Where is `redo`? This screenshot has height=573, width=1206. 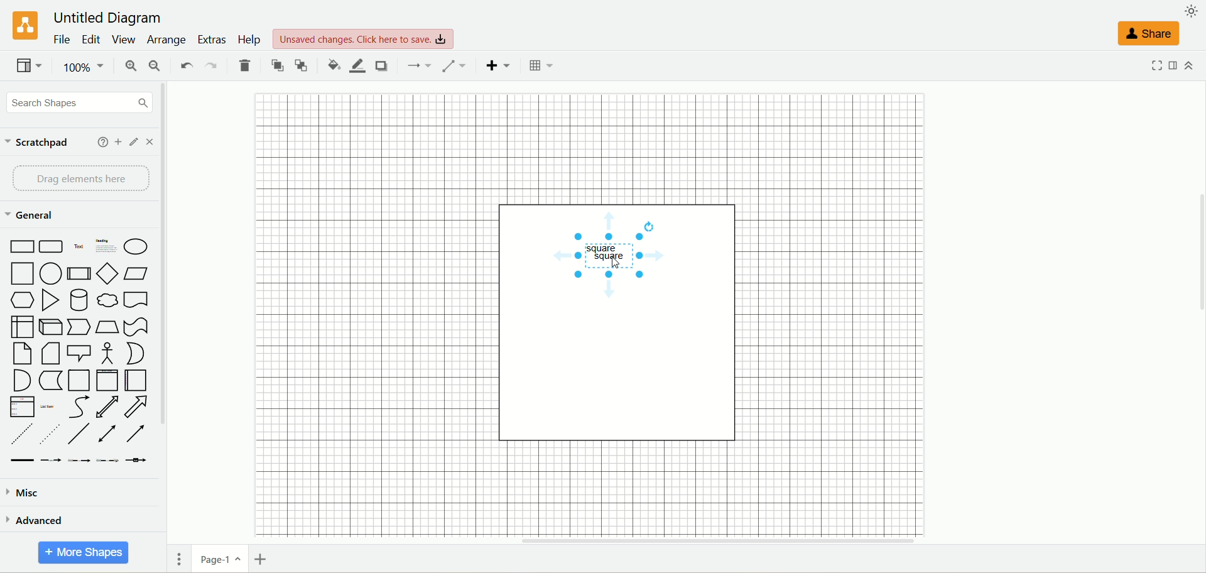 redo is located at coordinates (208, 67).